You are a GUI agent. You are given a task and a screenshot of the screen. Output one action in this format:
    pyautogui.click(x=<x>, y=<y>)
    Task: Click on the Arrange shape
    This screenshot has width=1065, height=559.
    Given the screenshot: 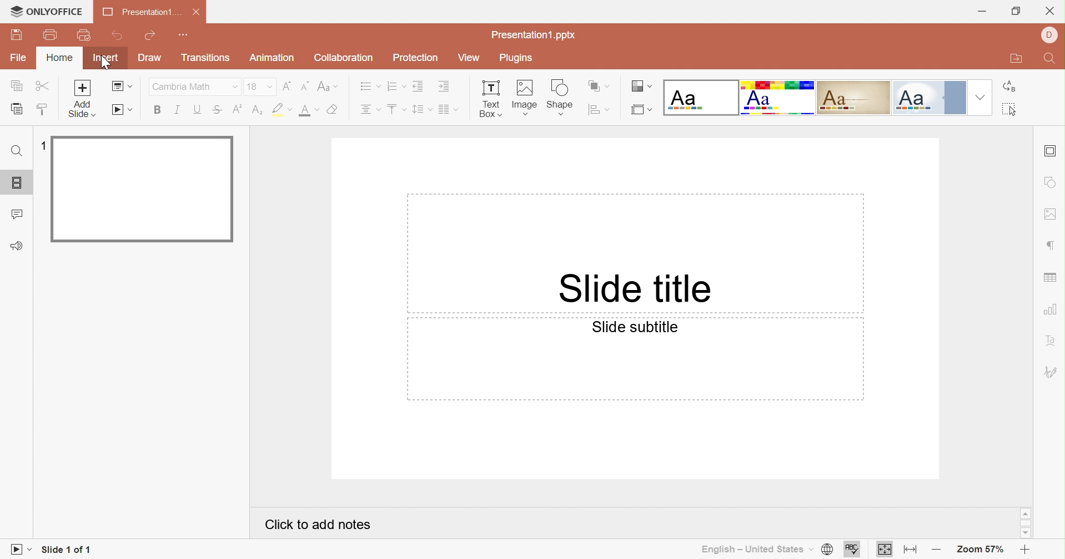 What is the action you would take?
    pyautogui.click(x=597, y=85)
    